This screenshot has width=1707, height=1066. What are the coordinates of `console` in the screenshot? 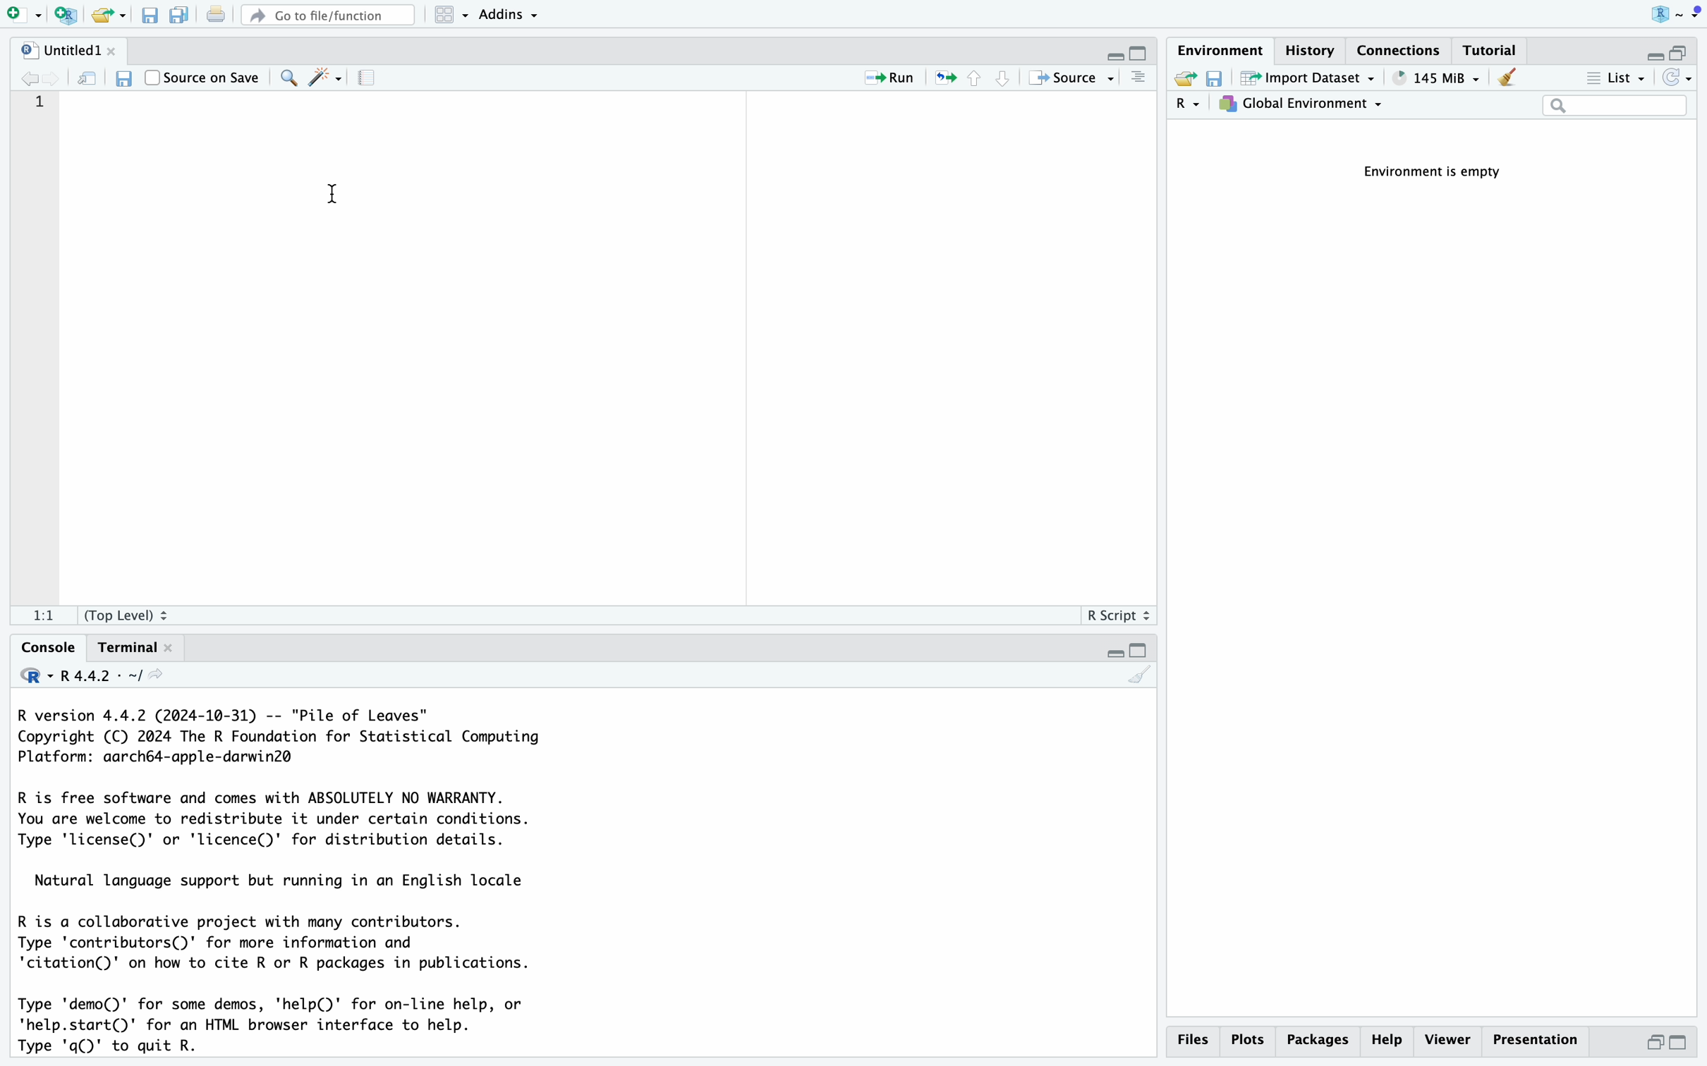 It's located at (42, 647).